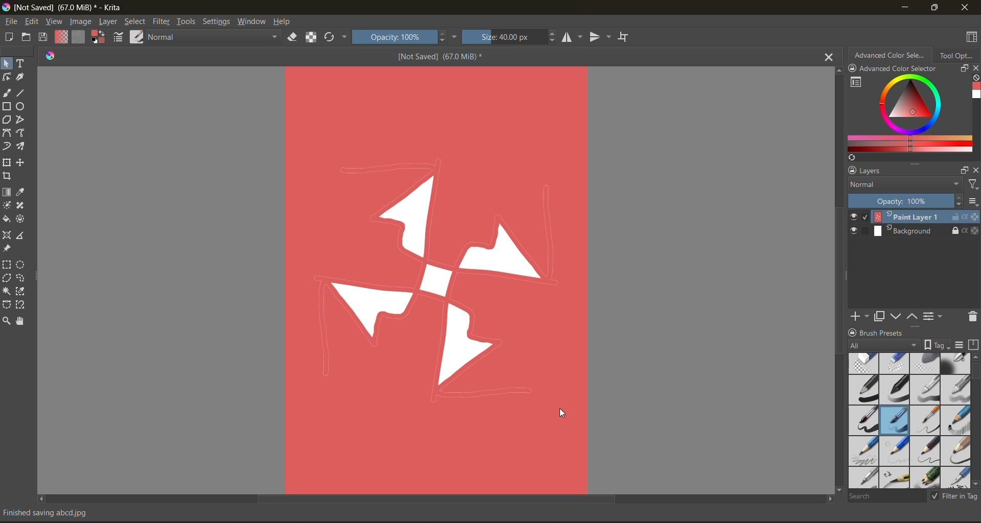  I want to click on file, so click(13, 21).